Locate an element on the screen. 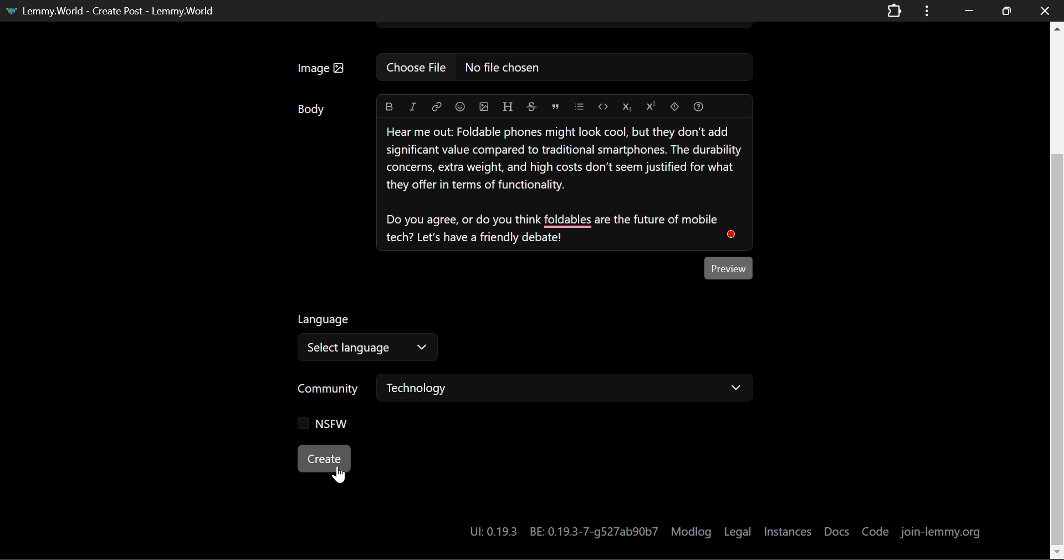 The image size is (1064, 560). Minimize Window is located at coordinates (1008, 11).